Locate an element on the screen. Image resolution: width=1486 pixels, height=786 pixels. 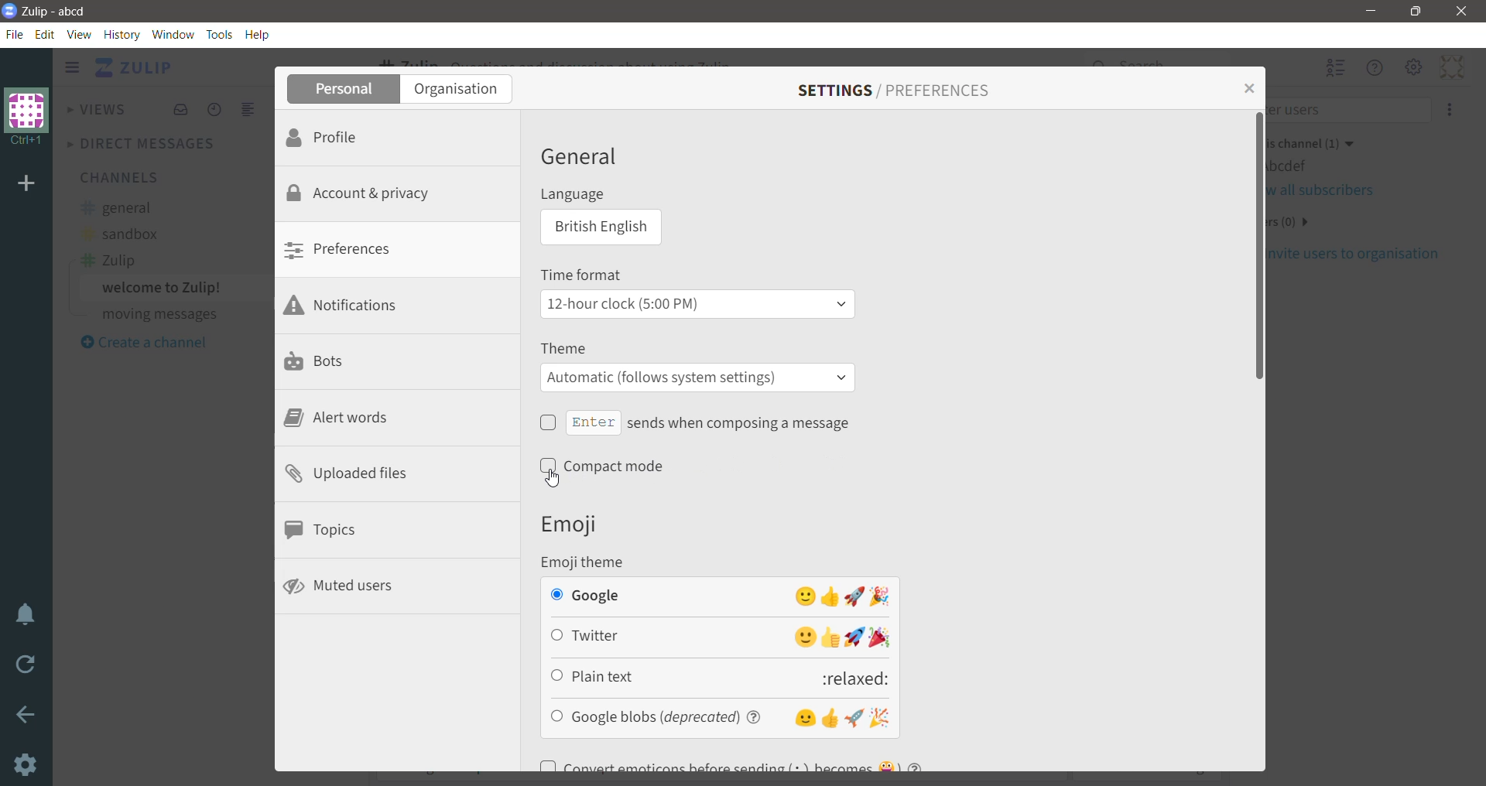
Personal is located at coordinates (343, 89).